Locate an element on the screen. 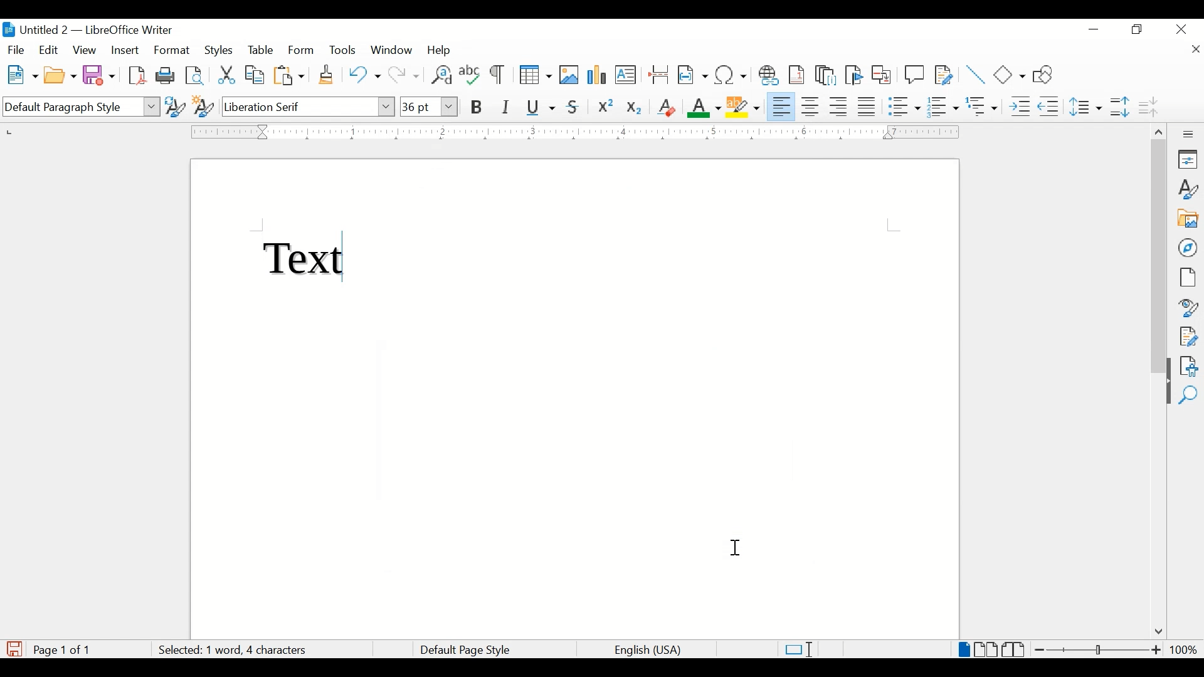  minimize is located at coordinates (1095, 29).